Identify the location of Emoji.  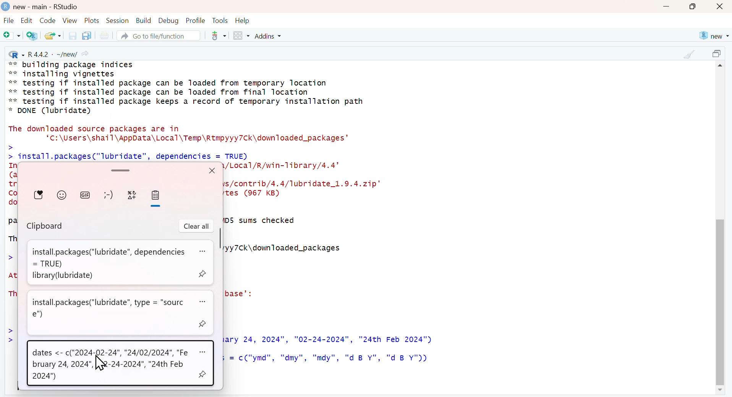
(62, 194).